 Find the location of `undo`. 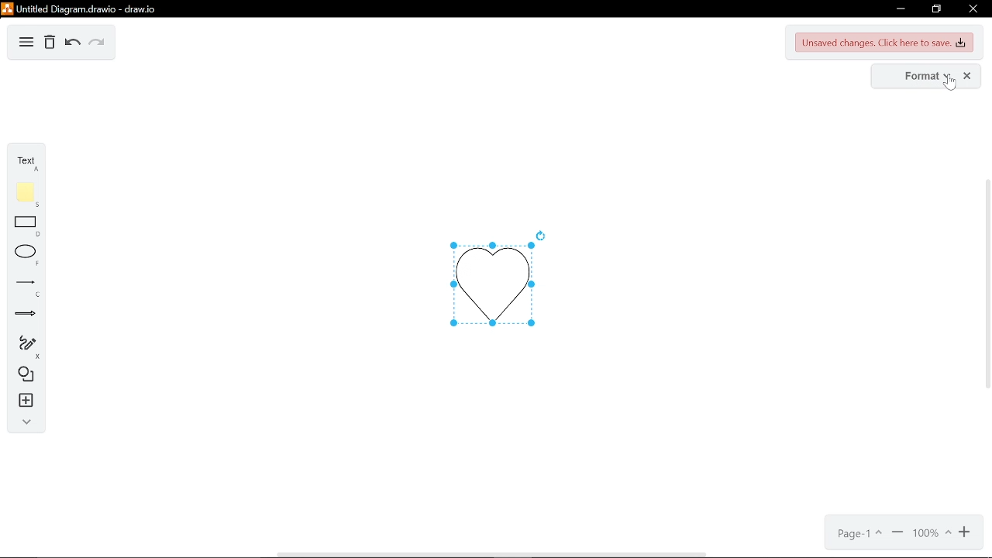

undo is located at coordinates (72, 44).